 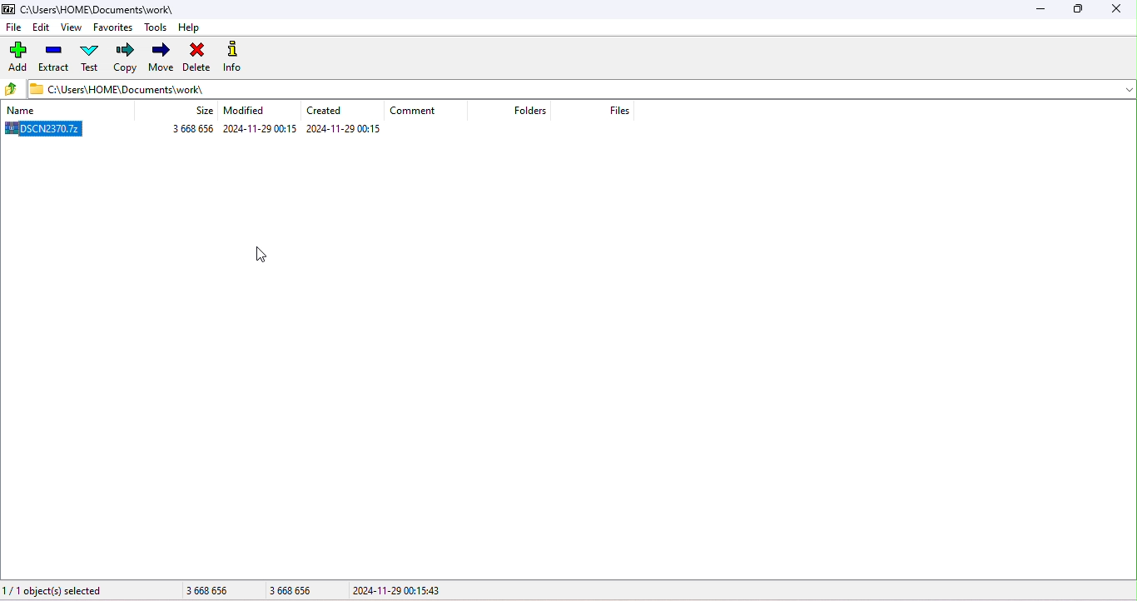 I want to click on creation date, so click(x=328, y=112).